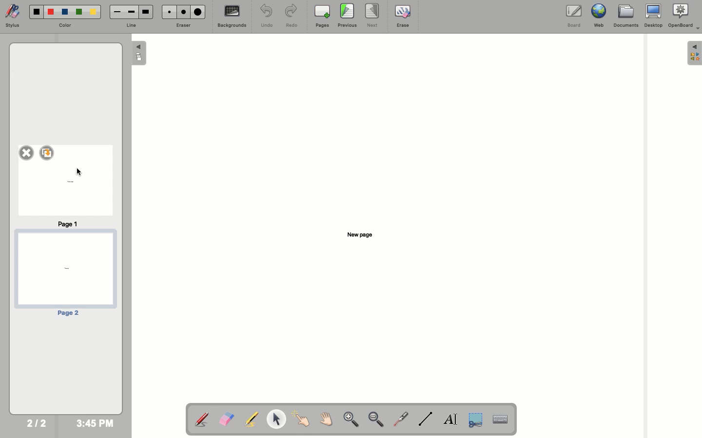  What do you see at coordinates (140, 54) in the screenshot?
I see `The flatplan (left panel)` at bounding box center [140, 54].